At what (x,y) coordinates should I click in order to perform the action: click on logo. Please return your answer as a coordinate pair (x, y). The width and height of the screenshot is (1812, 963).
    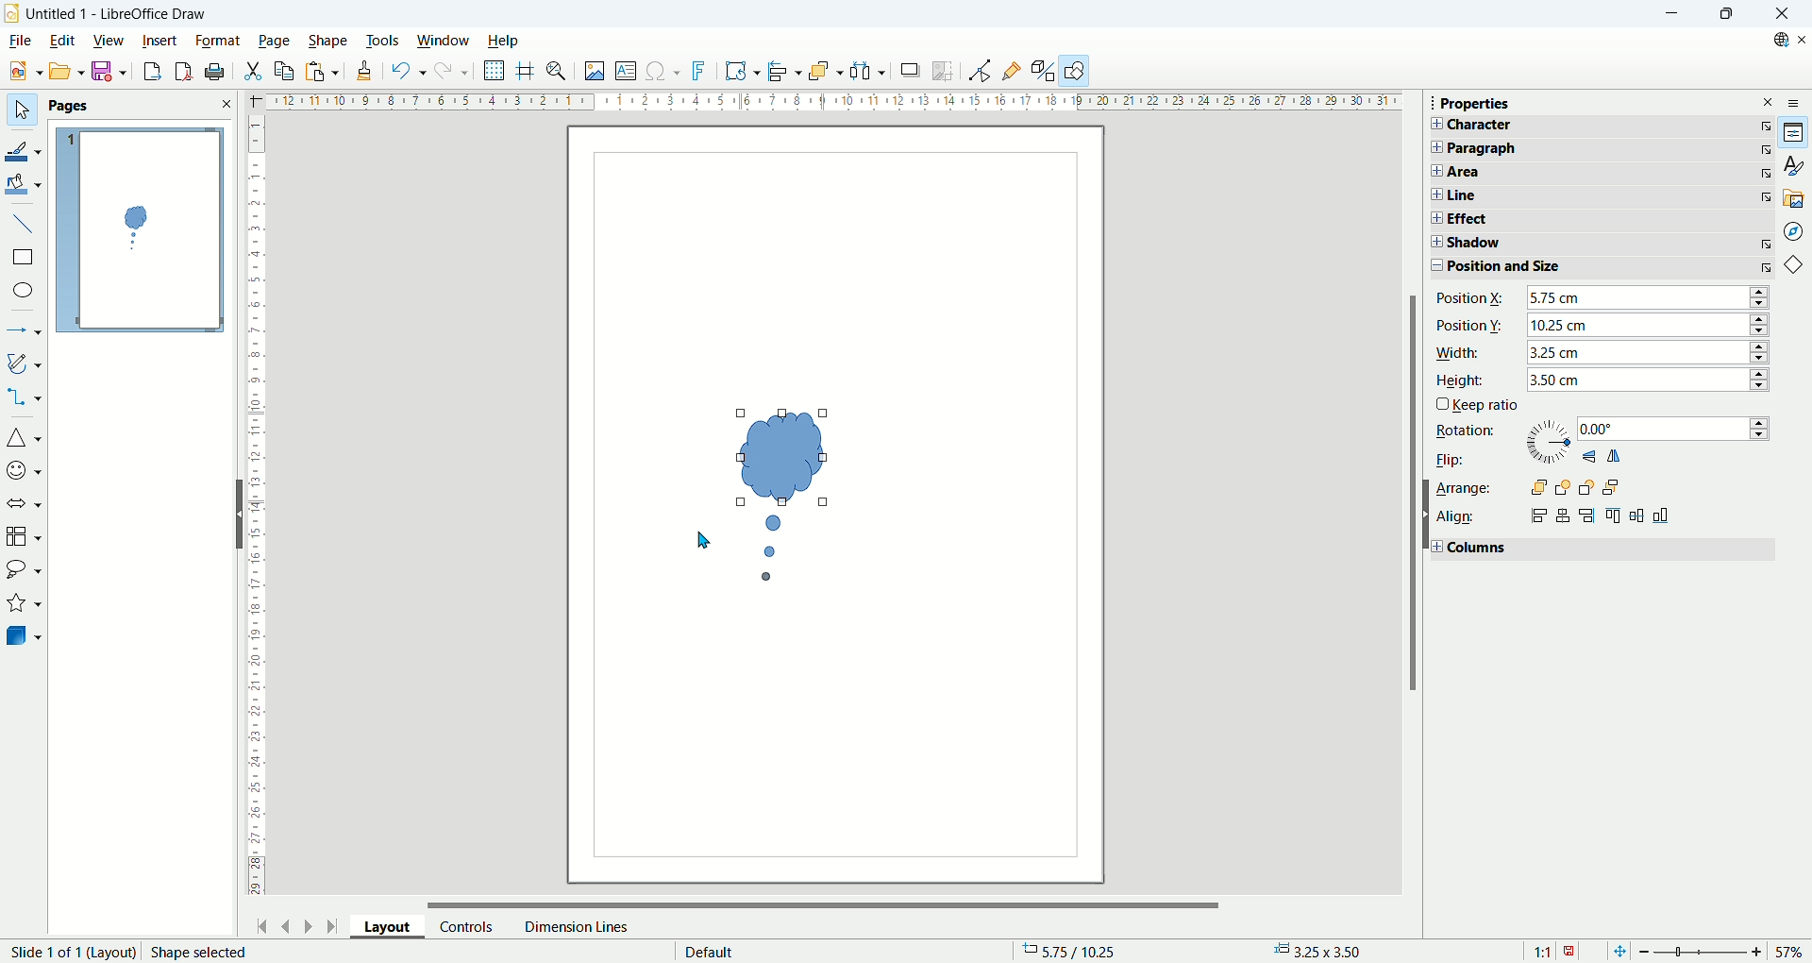
    Looking at the image, I should click on (12, 12).